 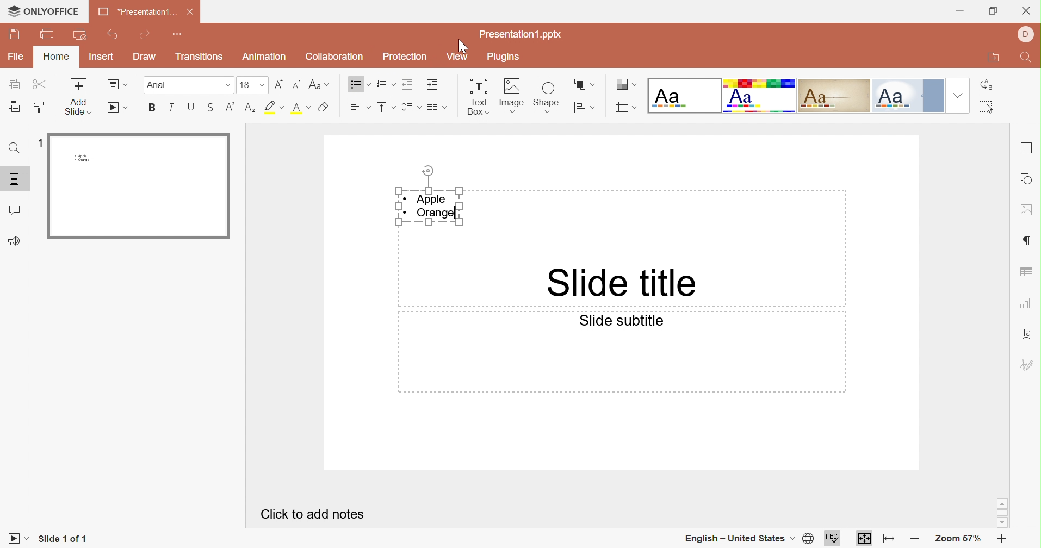 I want to click on Animation, so click(x=268, y=58).